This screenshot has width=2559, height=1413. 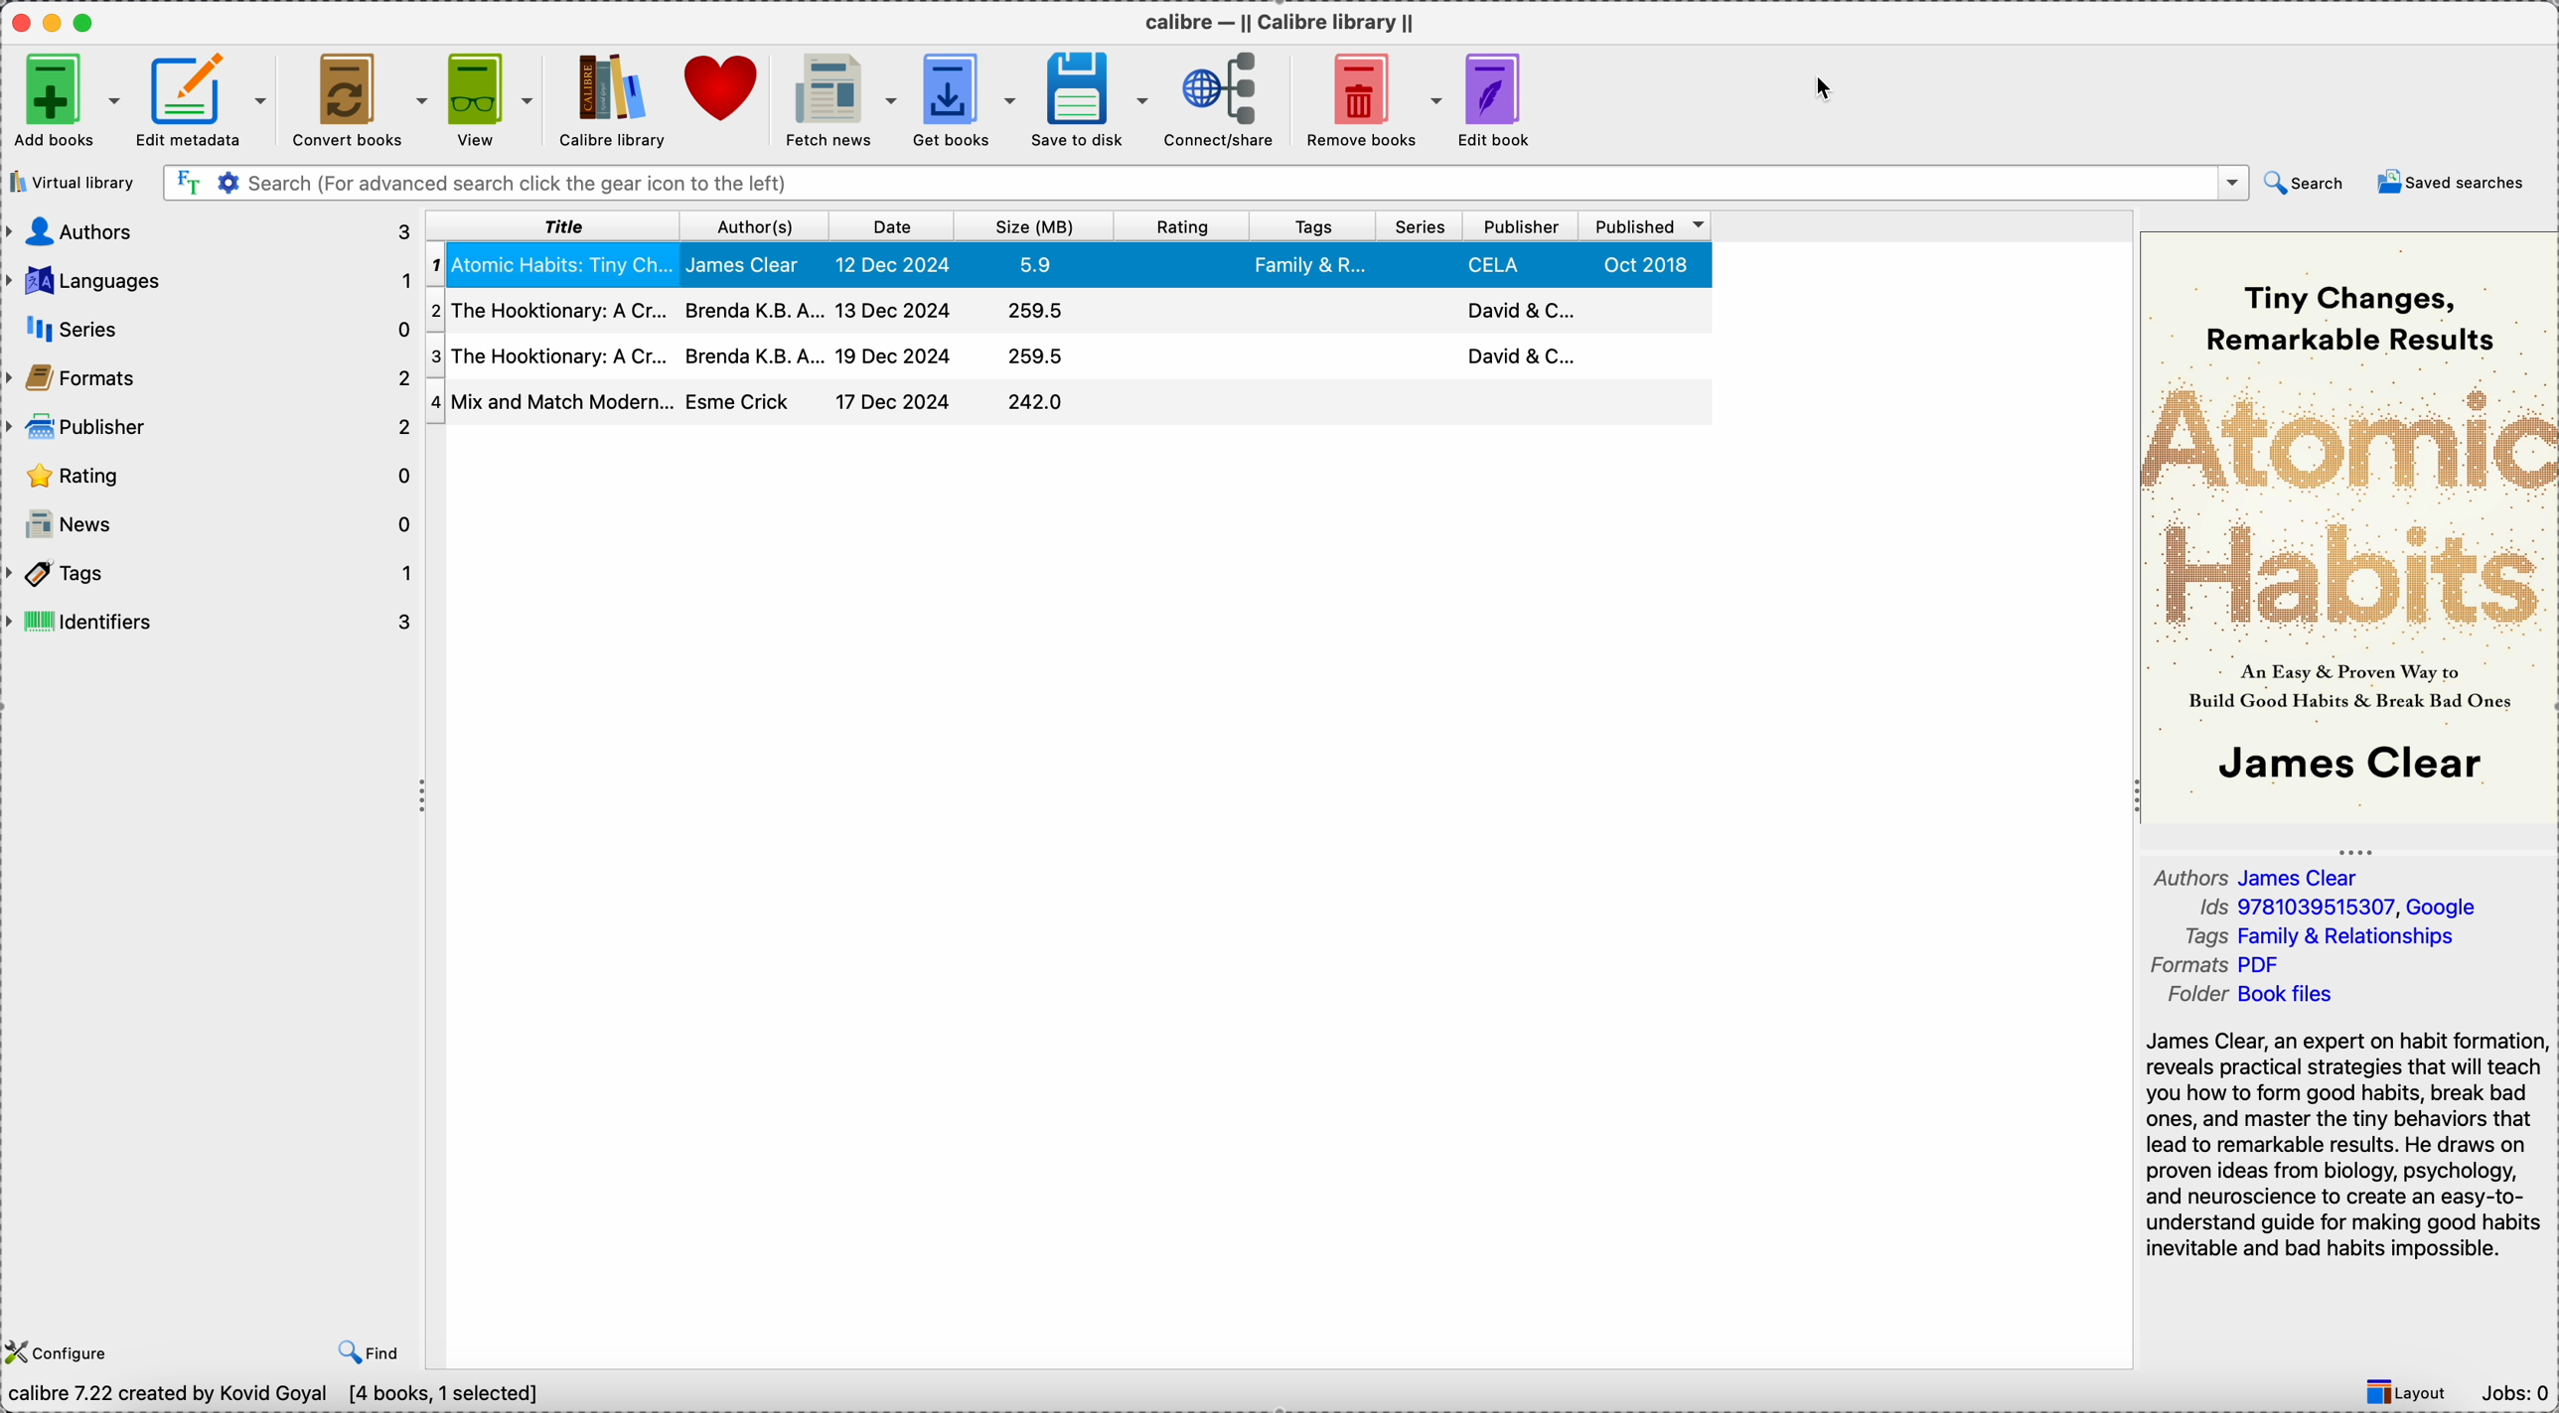 What do you see at coordinates (2333, 935) in the screenshot?
I see `tags` at bounding box center [2333, 935].